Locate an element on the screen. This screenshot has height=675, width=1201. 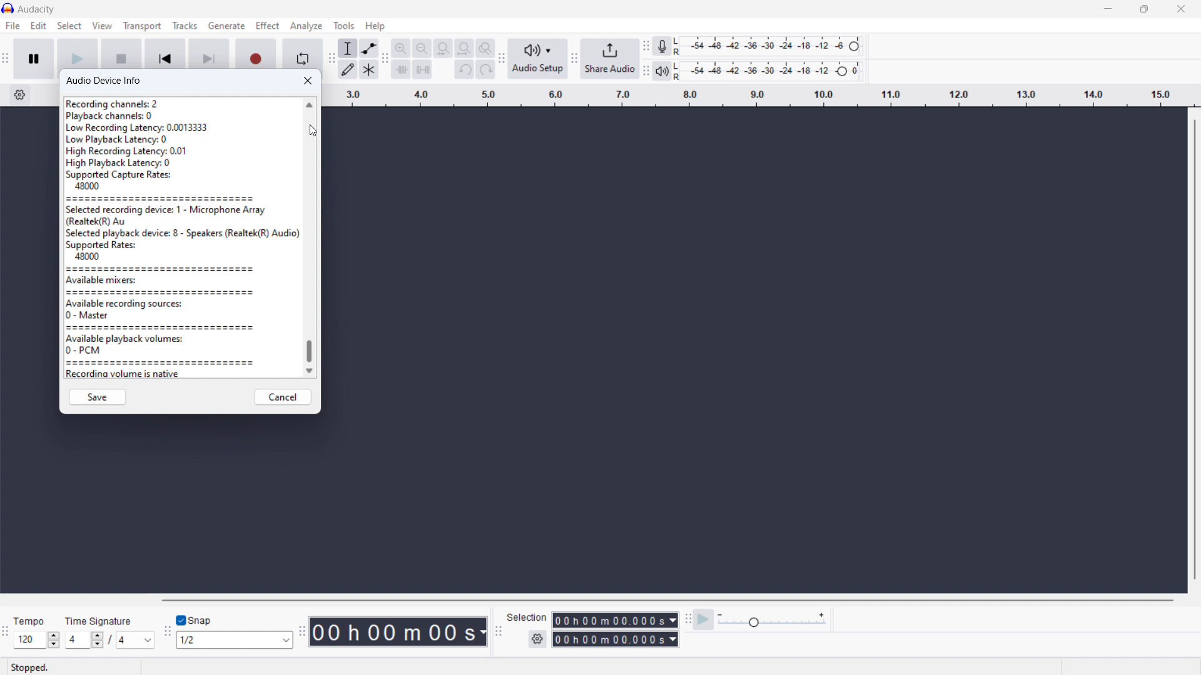
generate is located at coordinates (226, 26).